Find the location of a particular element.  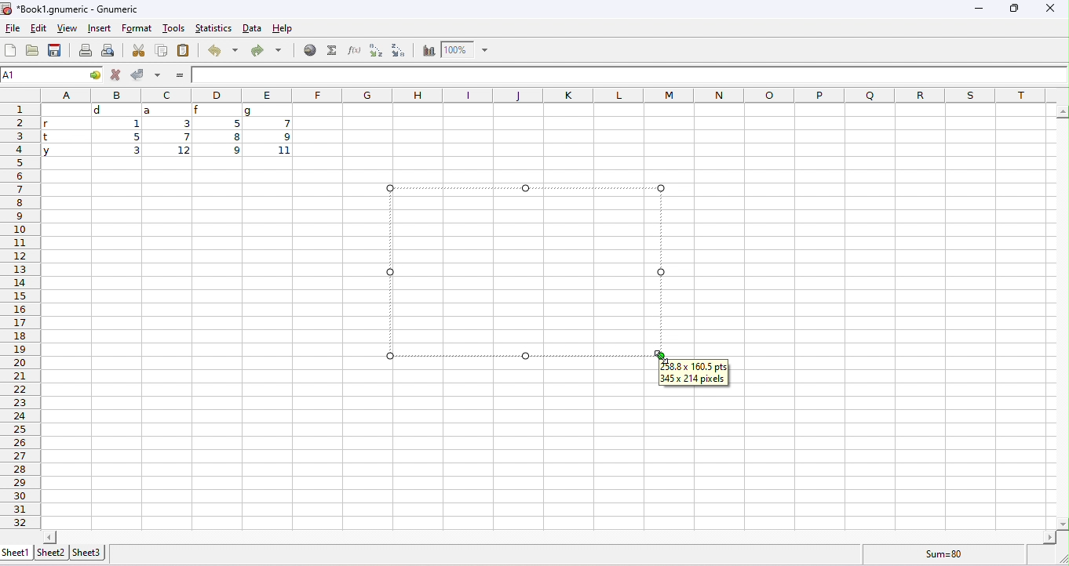

hyperlink is located at coordinates (308, 49).